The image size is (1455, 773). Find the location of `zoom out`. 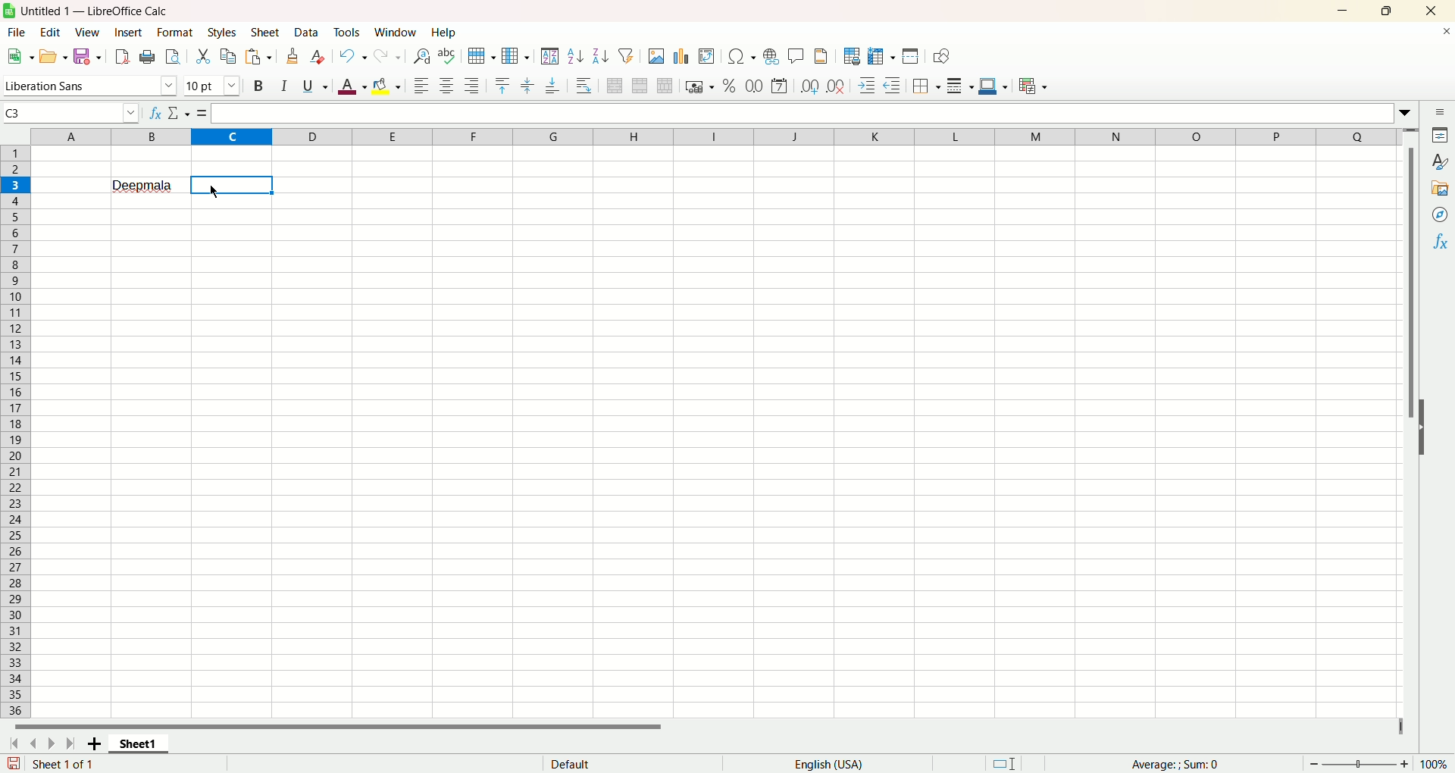

zoom out is located at coordinates (1314, 763).